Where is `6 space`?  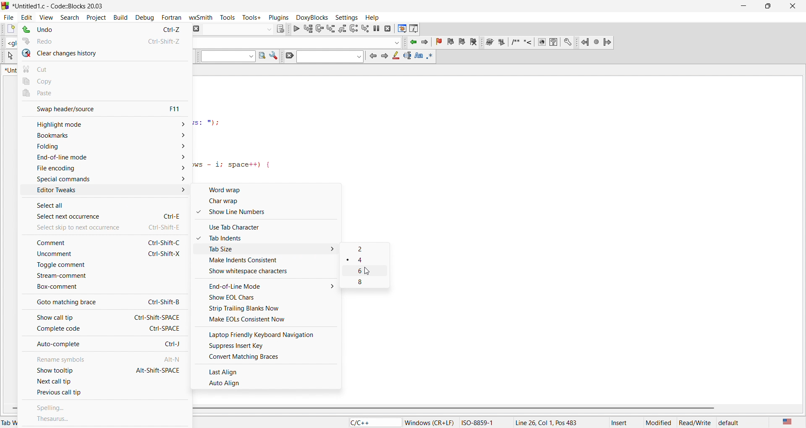
6 space is located at coordinates (369, 271).